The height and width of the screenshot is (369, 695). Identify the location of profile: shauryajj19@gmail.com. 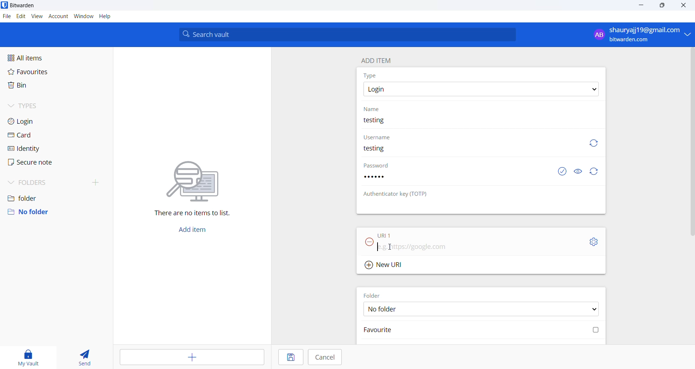
(640, 34).